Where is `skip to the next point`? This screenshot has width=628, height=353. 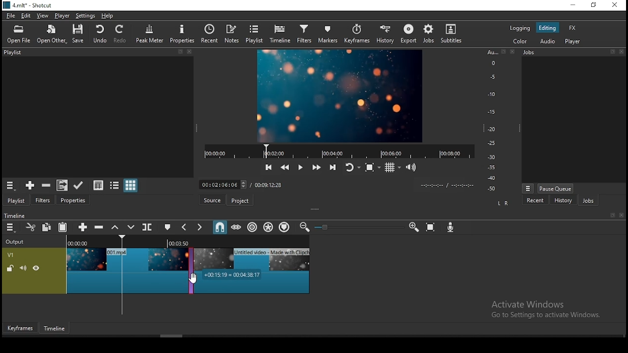
skip to the next point is located at coordinates (333, 168).